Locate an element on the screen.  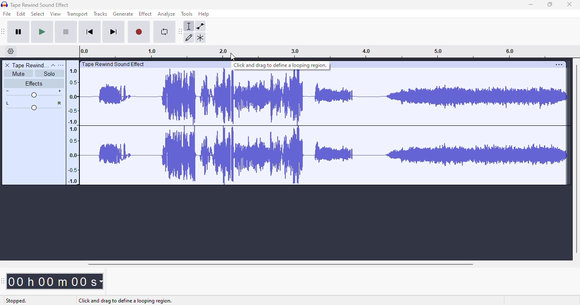
delete track is located at coordinates (7, 65).